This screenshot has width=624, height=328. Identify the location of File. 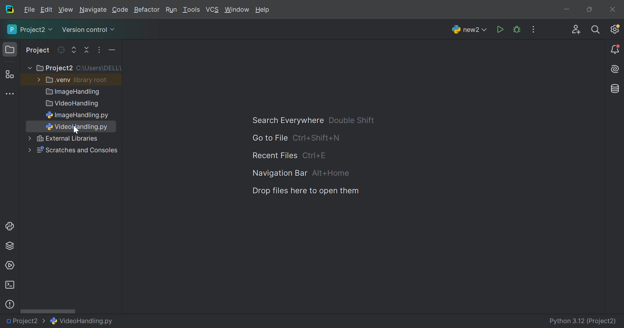
(30, 10).